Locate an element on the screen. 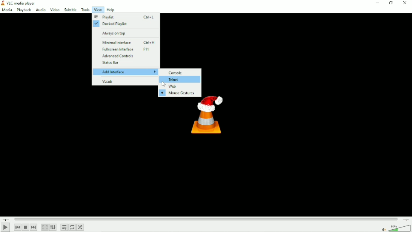  Total duration is located at coordinates (406, 219).